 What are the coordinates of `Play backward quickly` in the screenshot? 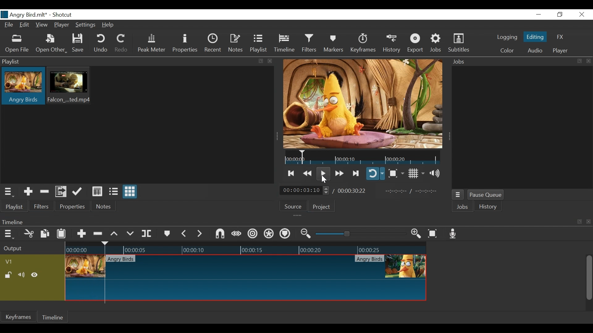 It's located at (308, 172).